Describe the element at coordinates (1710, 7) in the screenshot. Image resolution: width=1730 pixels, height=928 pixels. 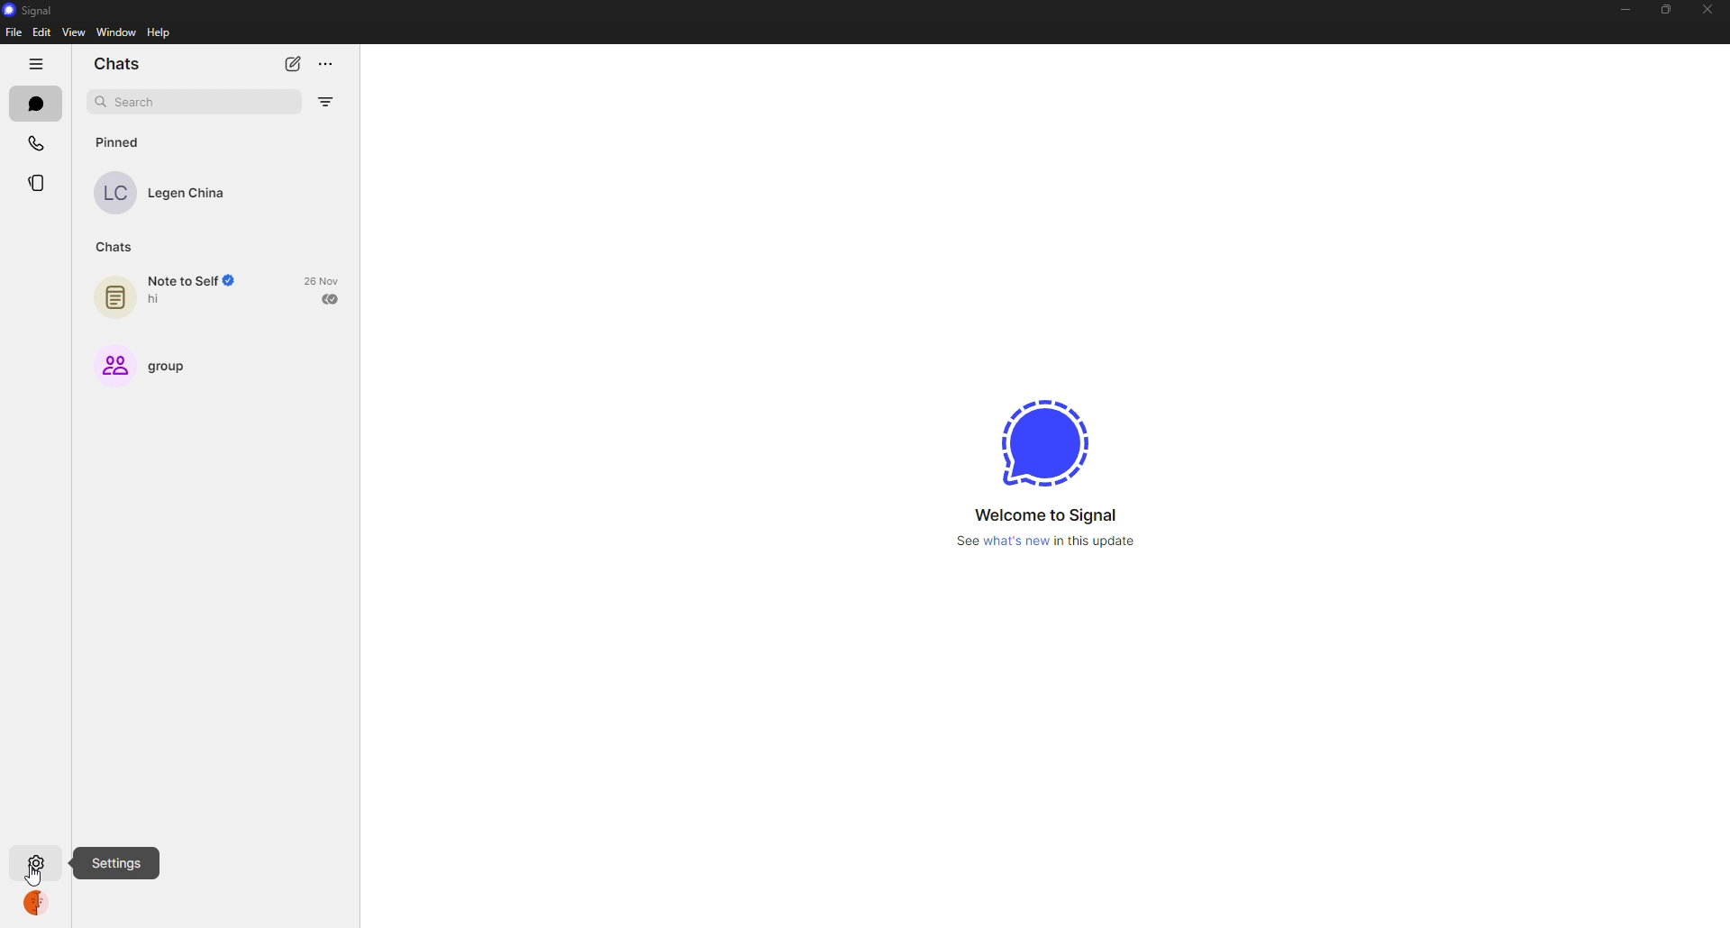
I see `close` at that location.